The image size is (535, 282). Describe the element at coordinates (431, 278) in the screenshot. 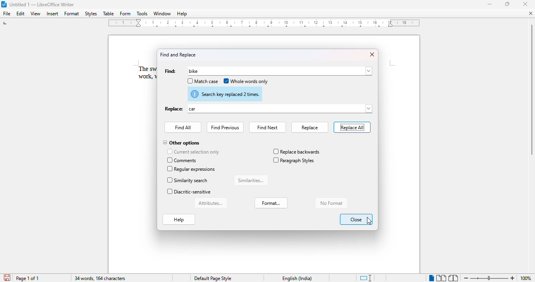

I see `single-page view` at that location.